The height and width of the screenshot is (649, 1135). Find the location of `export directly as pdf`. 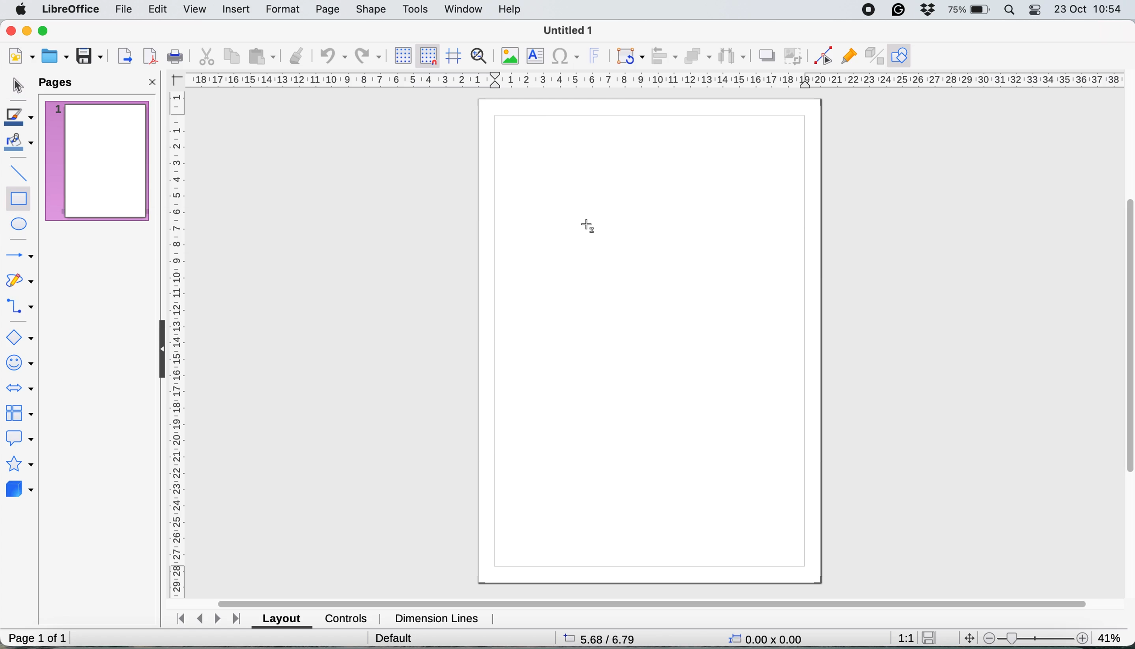

export directly as pdf is located at coordinates (151, 57).